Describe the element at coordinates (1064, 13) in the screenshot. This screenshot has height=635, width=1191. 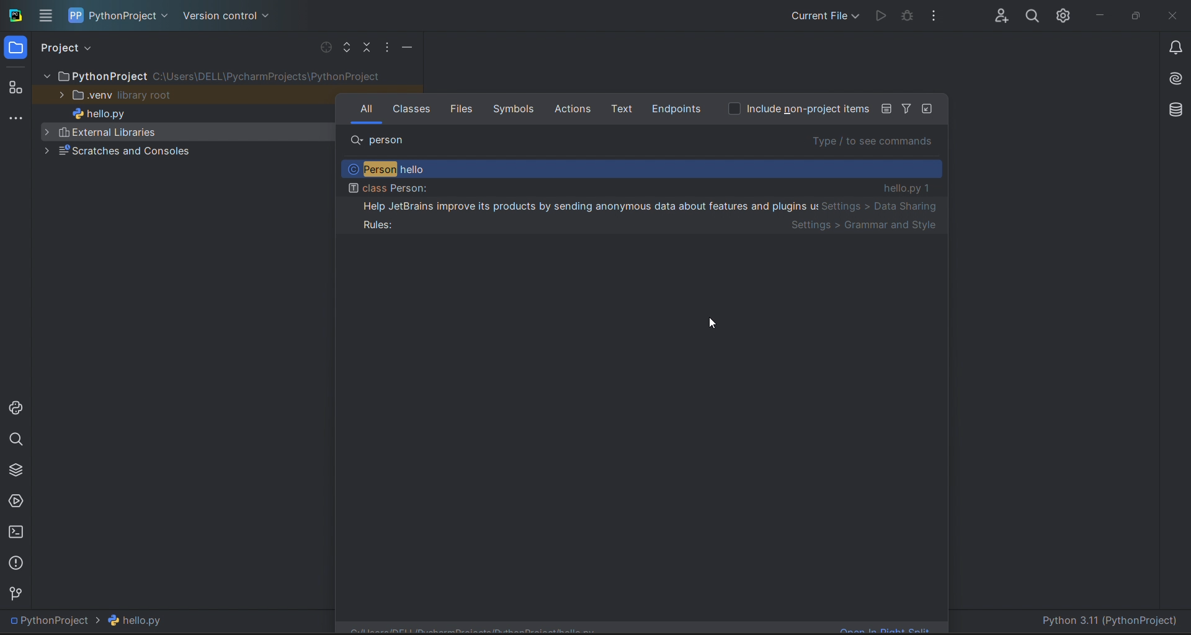
I see `settings` at that location.